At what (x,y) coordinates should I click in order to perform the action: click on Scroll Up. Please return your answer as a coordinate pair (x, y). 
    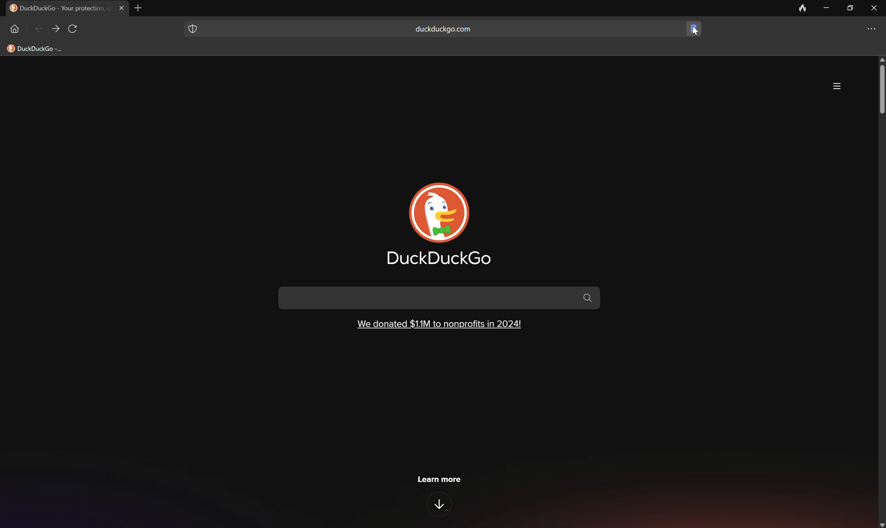
    Looking at the image, I should click on (880, 59).